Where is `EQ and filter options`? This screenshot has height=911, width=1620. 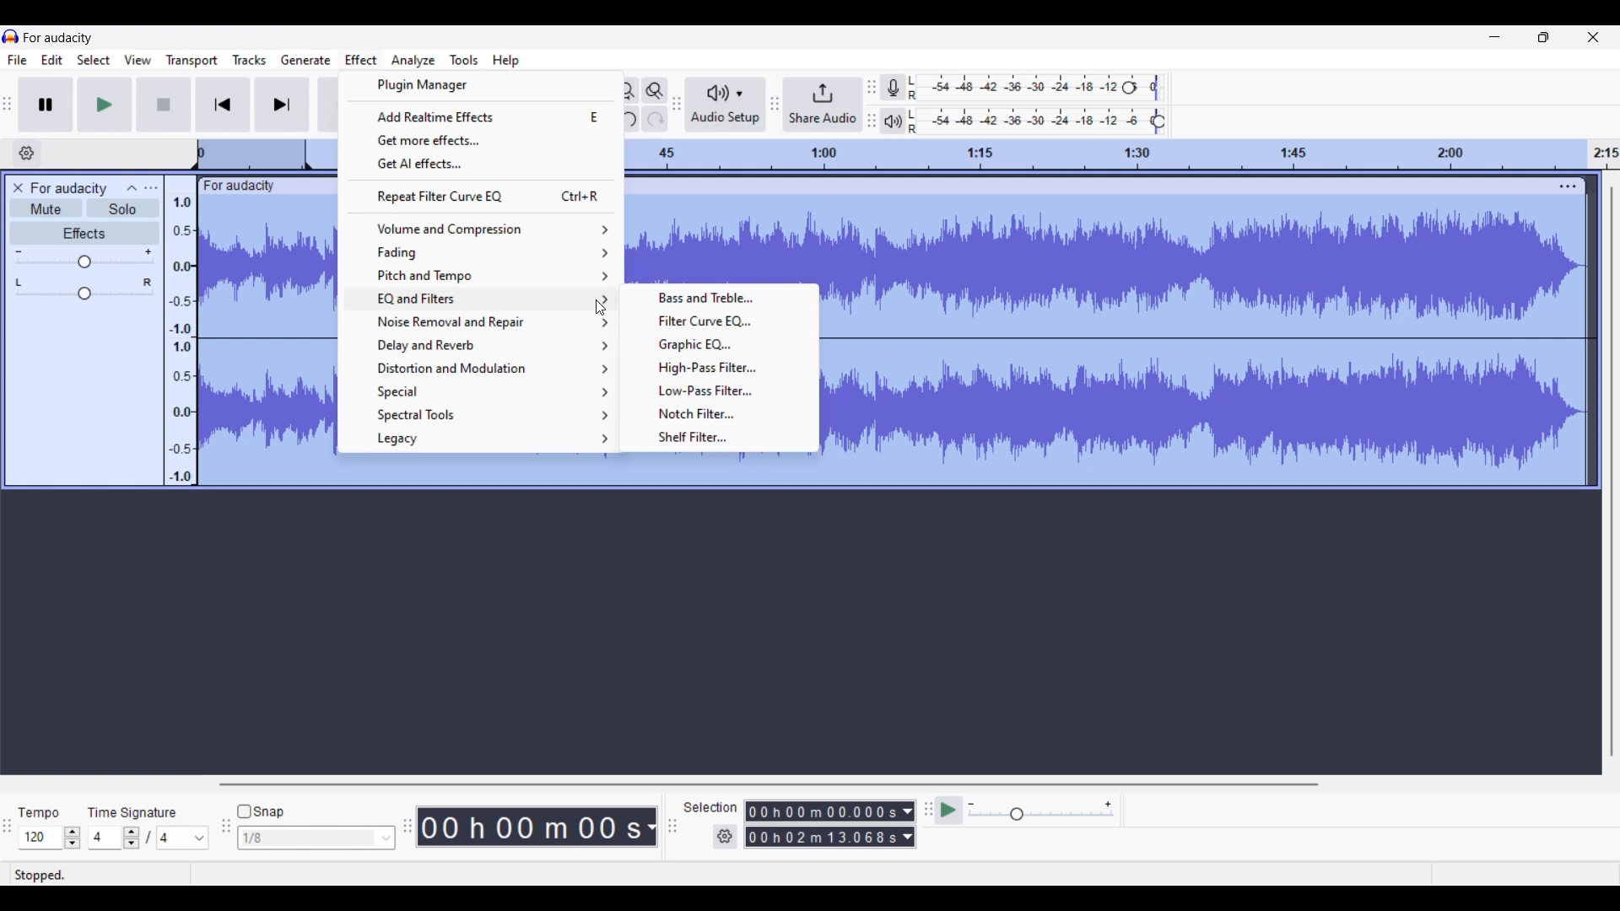 EQ and filter options is located at coordinates (483, 299).